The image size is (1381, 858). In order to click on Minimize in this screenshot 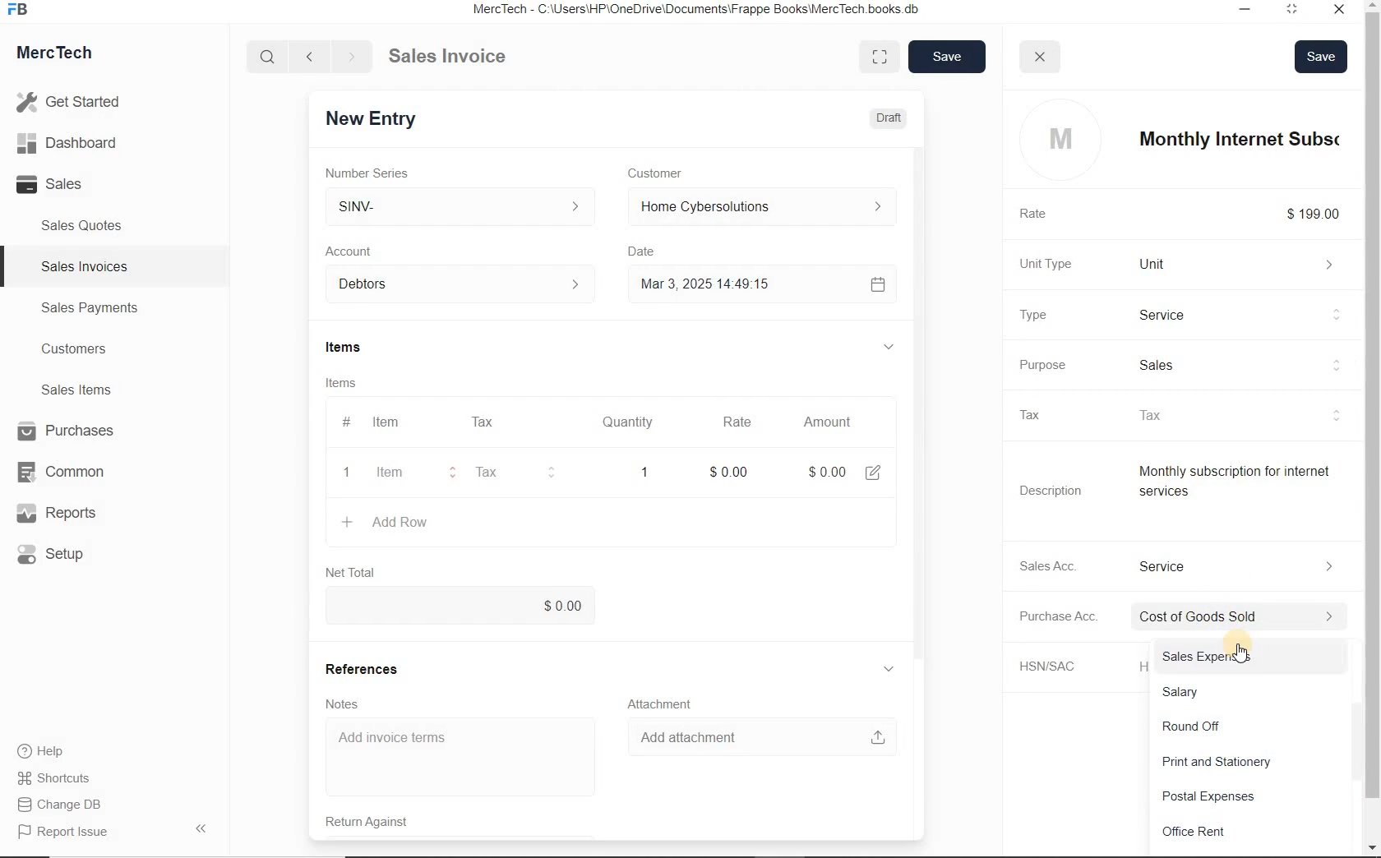, I will do `click(1247, 12)`.